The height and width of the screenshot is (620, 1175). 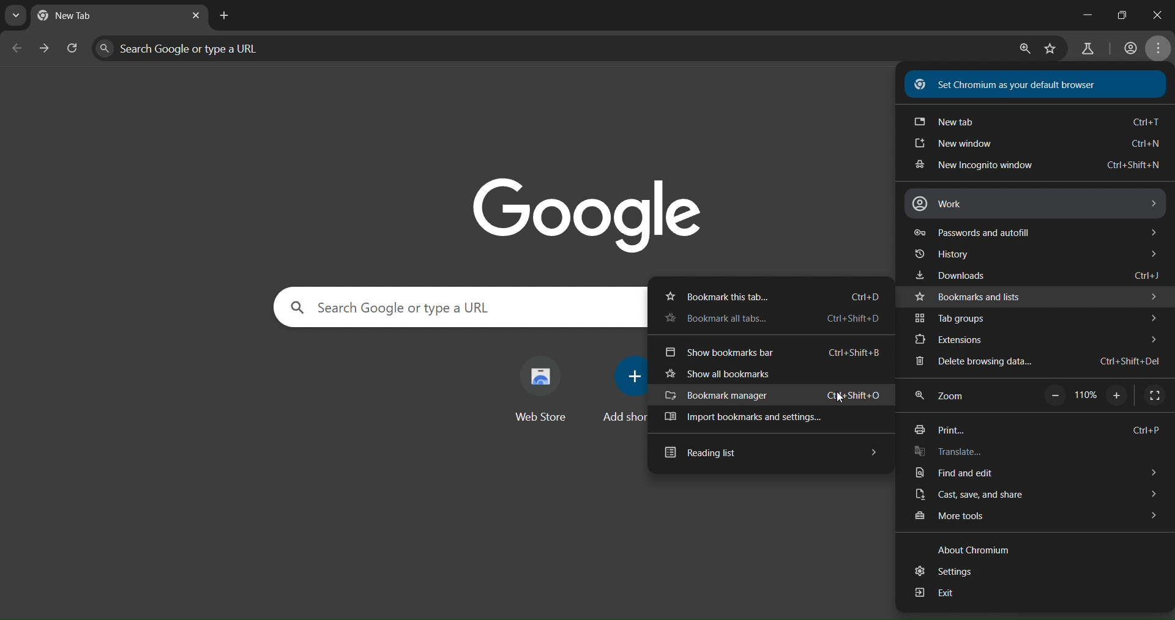 What do you see at coordinates (1033, 145) in the screenshot?
I see `new window` at bounding box center [1033, 145].